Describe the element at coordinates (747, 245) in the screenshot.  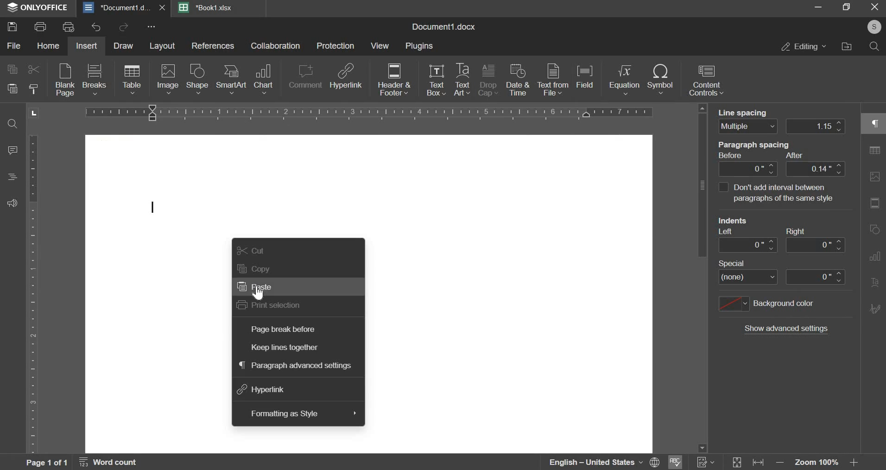
I see `left indent` at that location.